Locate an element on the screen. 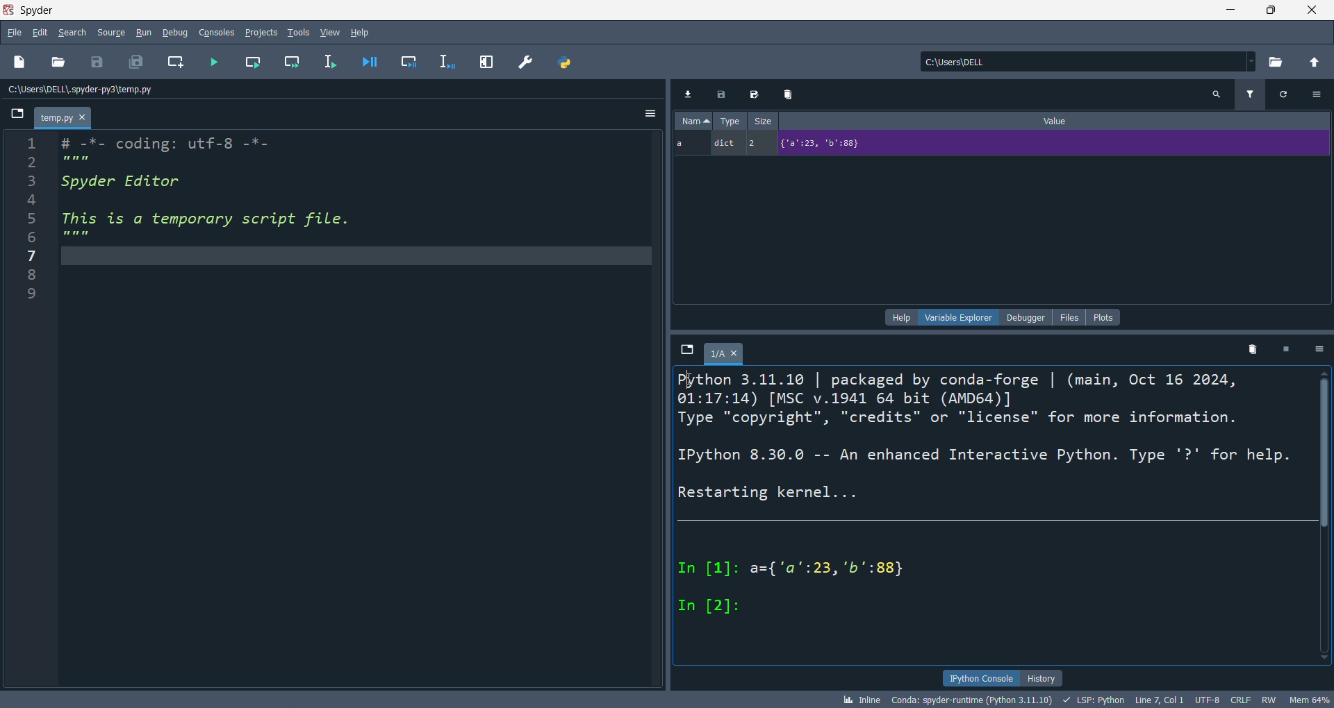  open folder is located at coordinates (58, 63).